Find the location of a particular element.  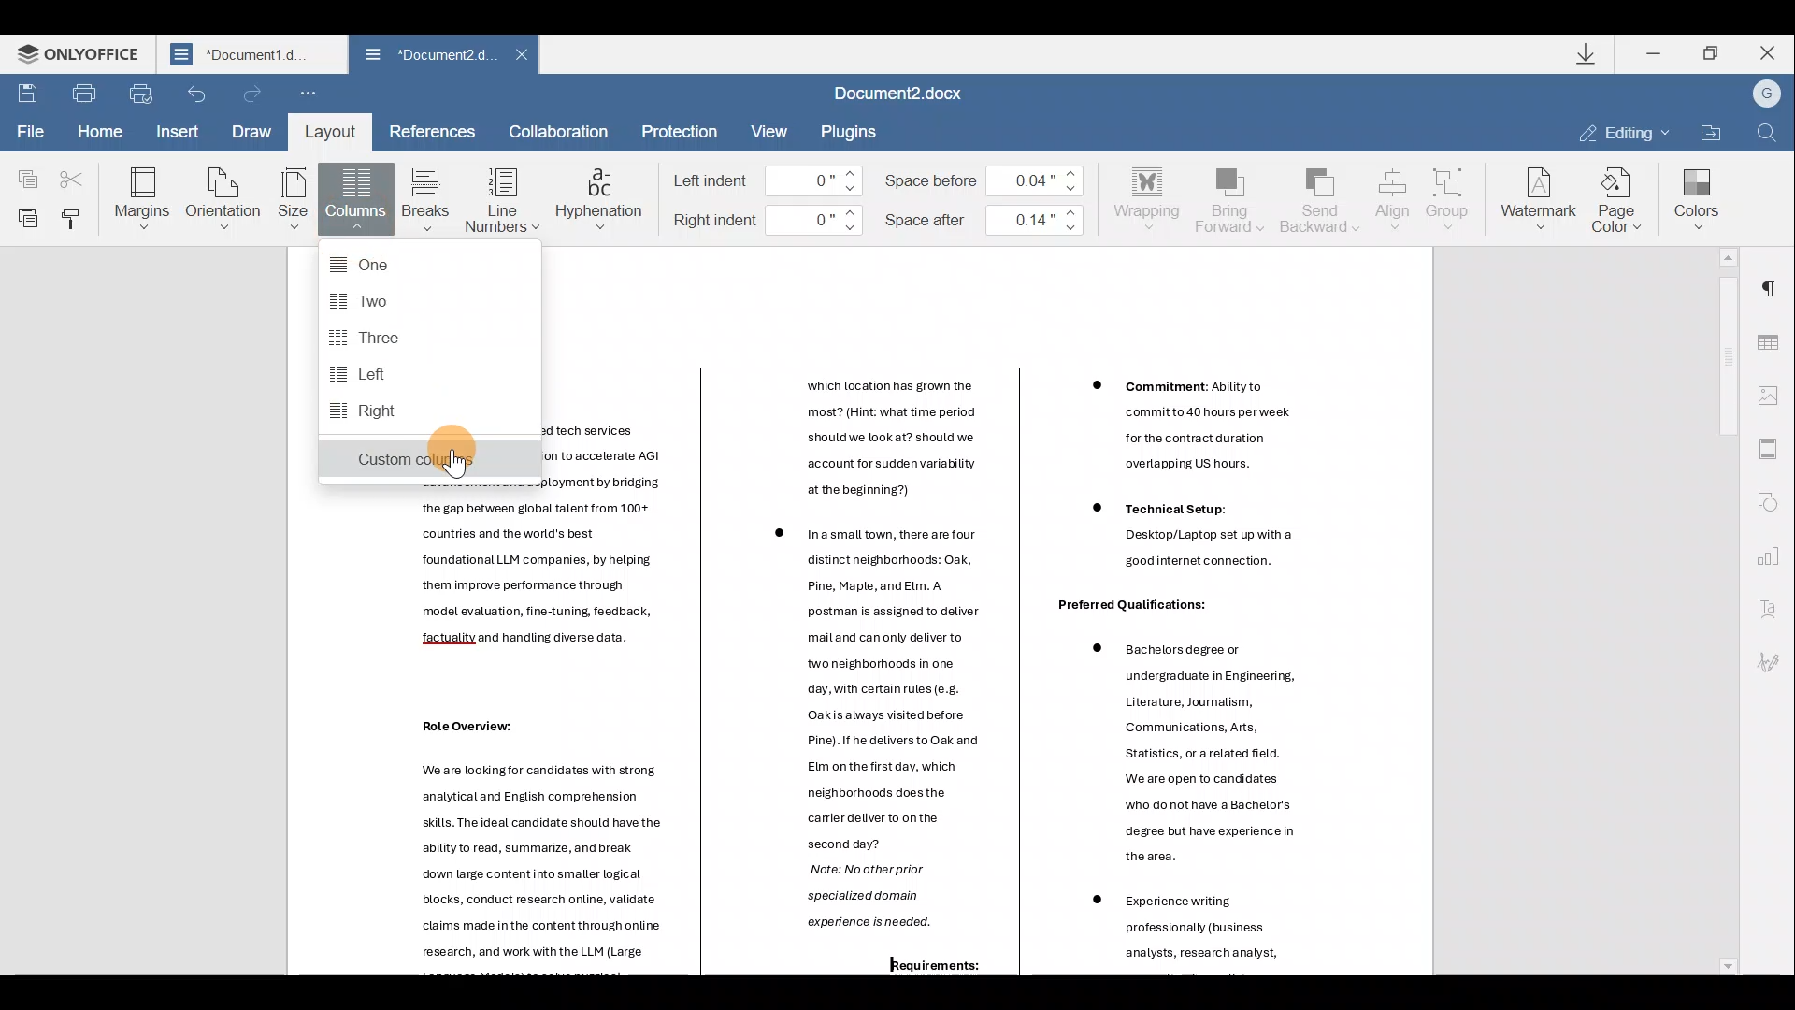

Custom columns is located at coordinates (428, 463).